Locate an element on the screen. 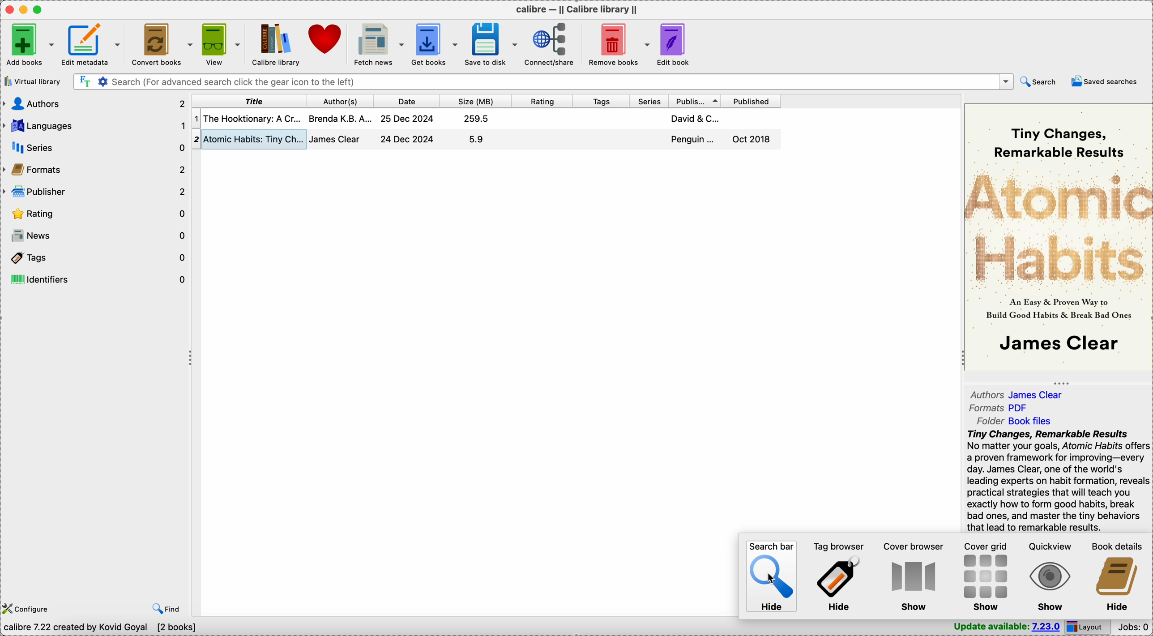 The width and height of the screenshot is (1153, 636). convert books is located at coordinates (162, 45).